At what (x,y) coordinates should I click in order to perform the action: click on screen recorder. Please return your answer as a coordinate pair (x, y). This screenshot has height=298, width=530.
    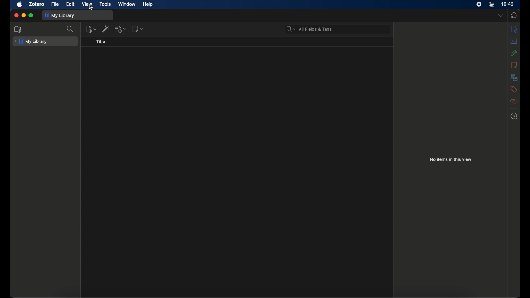
    Looking at the image, I should click on (479, 4).